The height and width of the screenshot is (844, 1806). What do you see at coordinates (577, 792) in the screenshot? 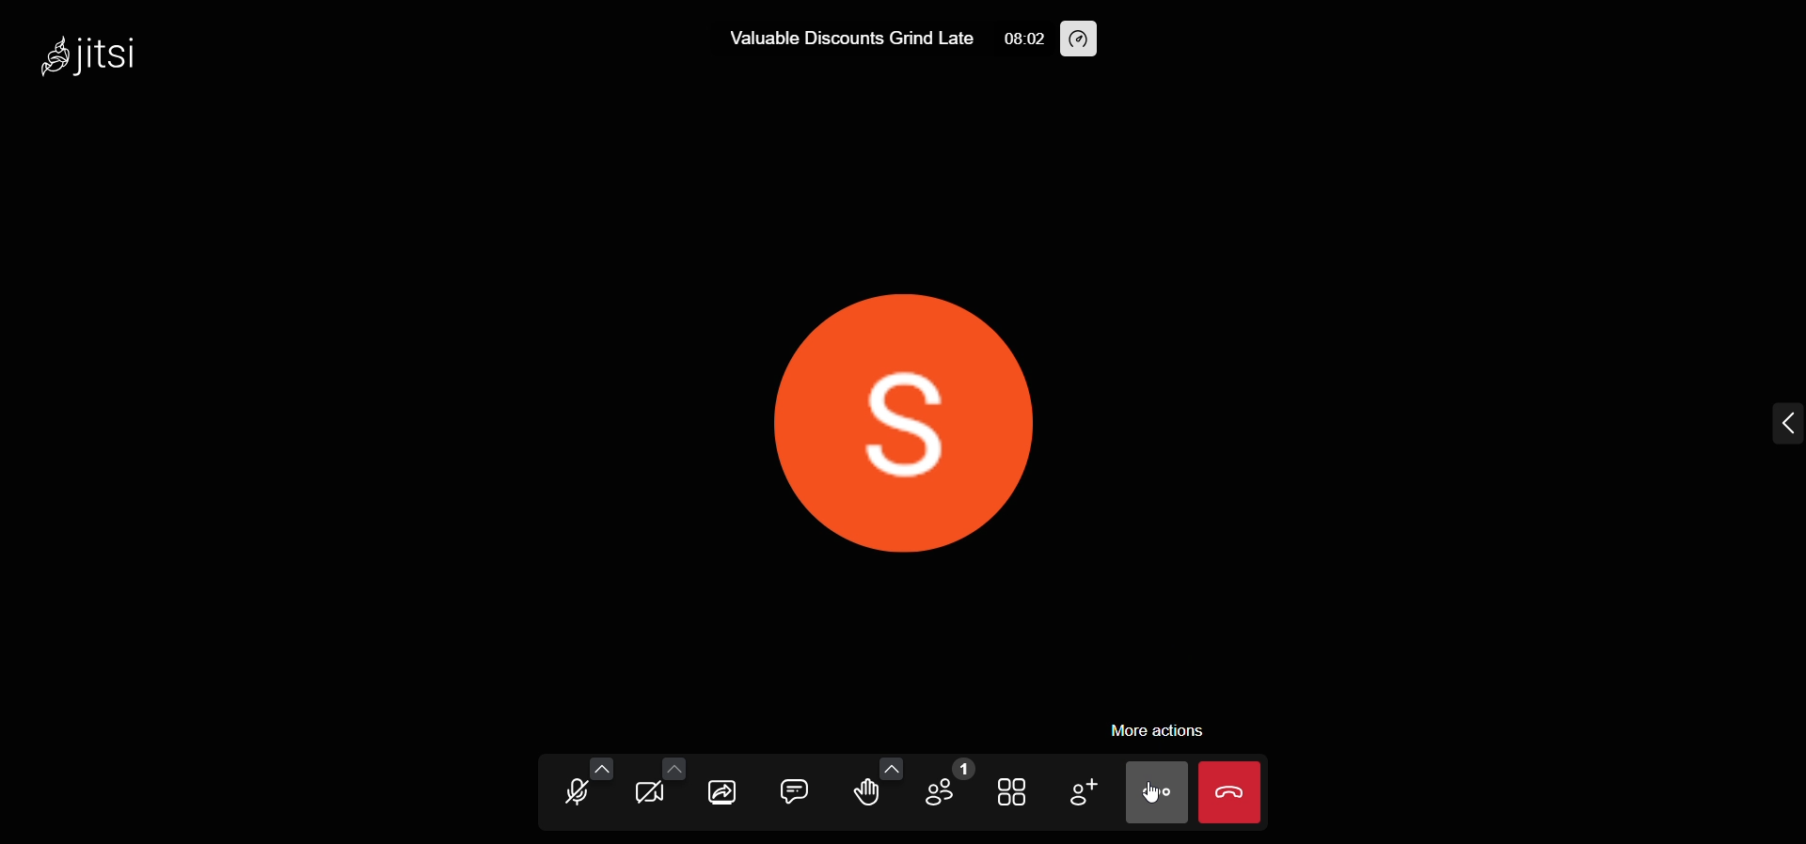
I see `microphone` at bounding box center [577, 792].